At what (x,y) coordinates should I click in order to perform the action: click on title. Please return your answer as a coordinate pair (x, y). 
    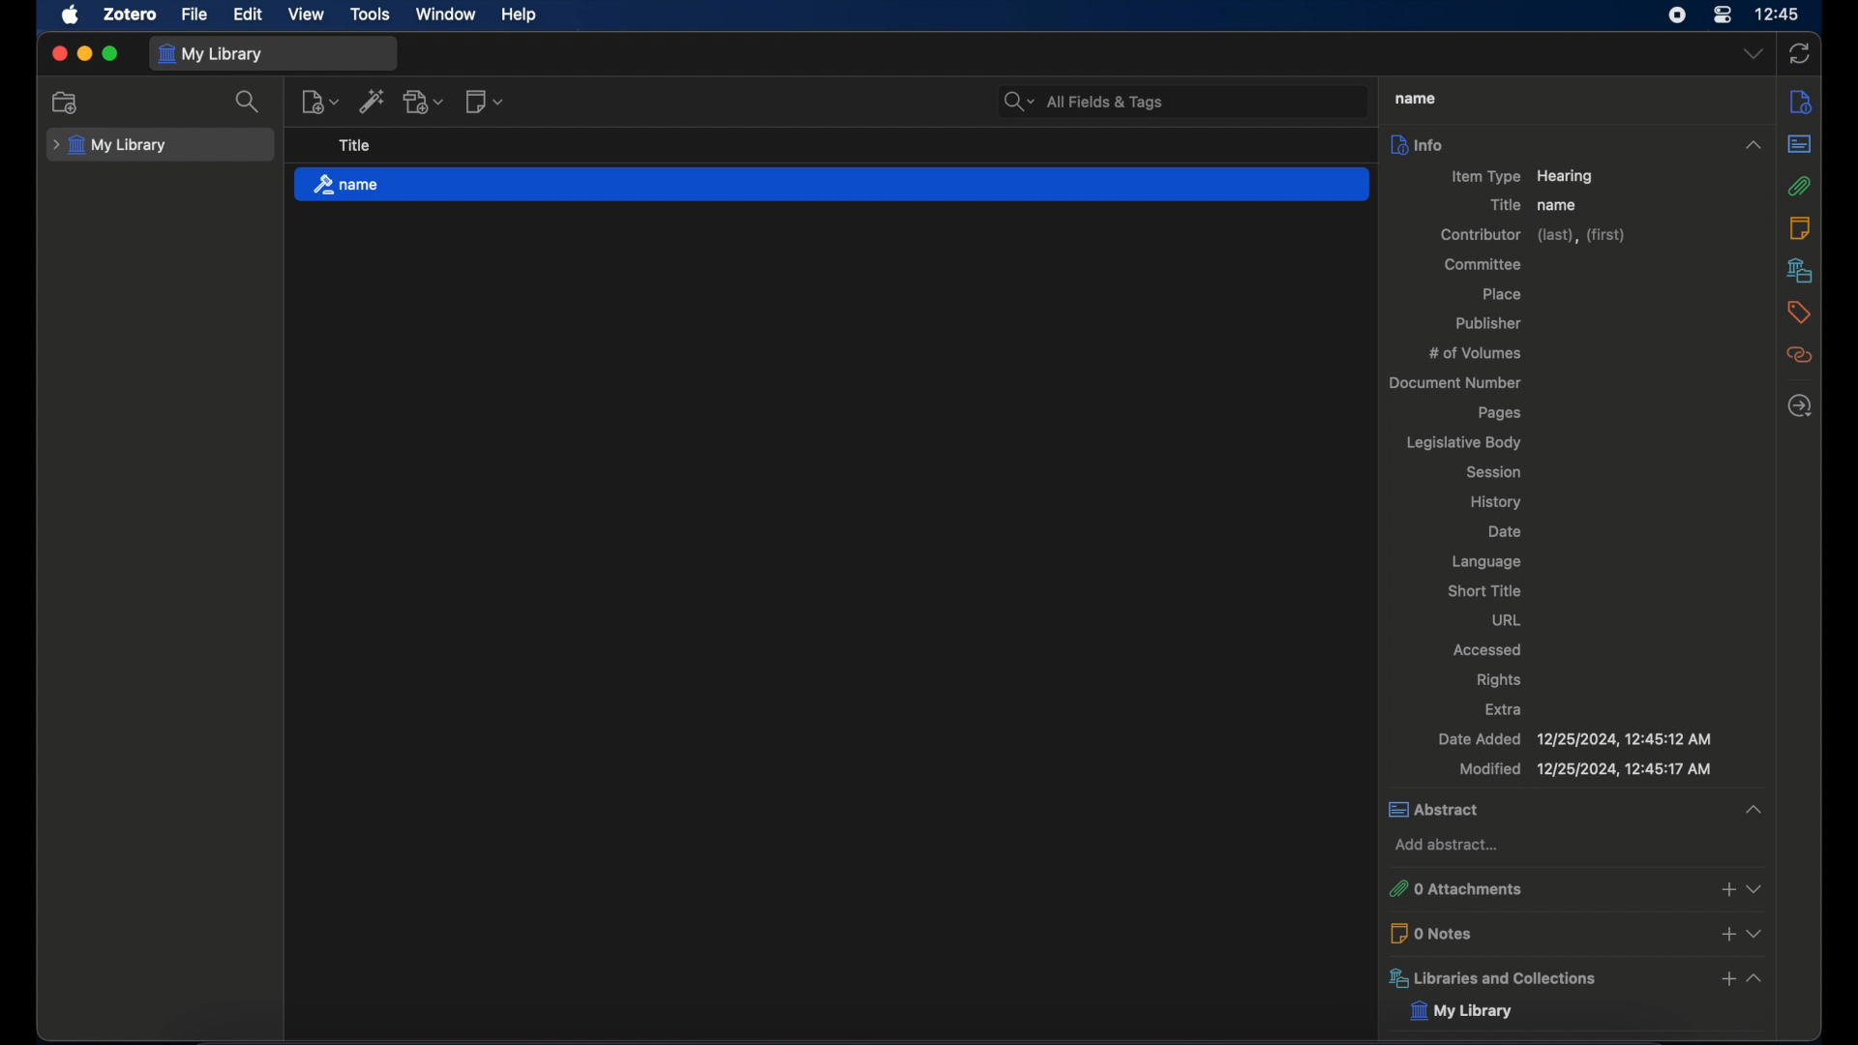
    Looking at the image, I should click on (1503, 204).